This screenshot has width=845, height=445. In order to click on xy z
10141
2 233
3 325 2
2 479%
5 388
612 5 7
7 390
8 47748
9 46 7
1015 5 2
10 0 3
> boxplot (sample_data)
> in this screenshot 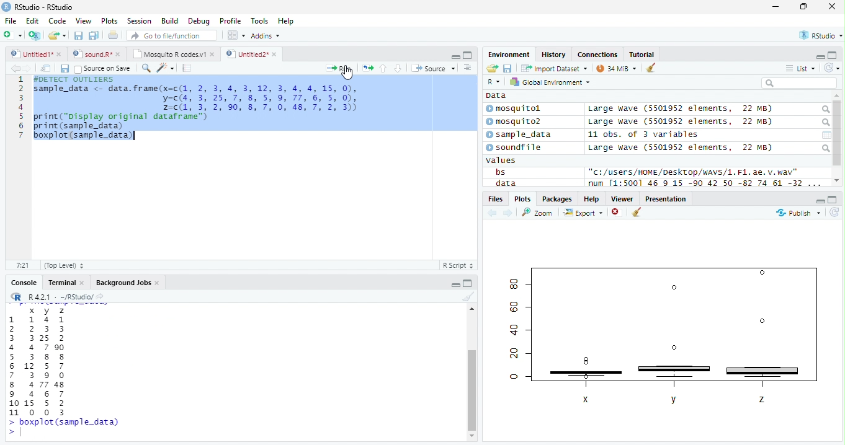, I will do `click(64, 371)`.